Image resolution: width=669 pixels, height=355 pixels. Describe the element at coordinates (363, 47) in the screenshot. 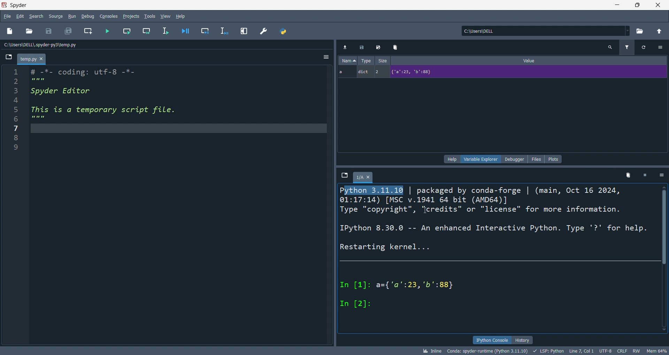

I see `save data` at that location.